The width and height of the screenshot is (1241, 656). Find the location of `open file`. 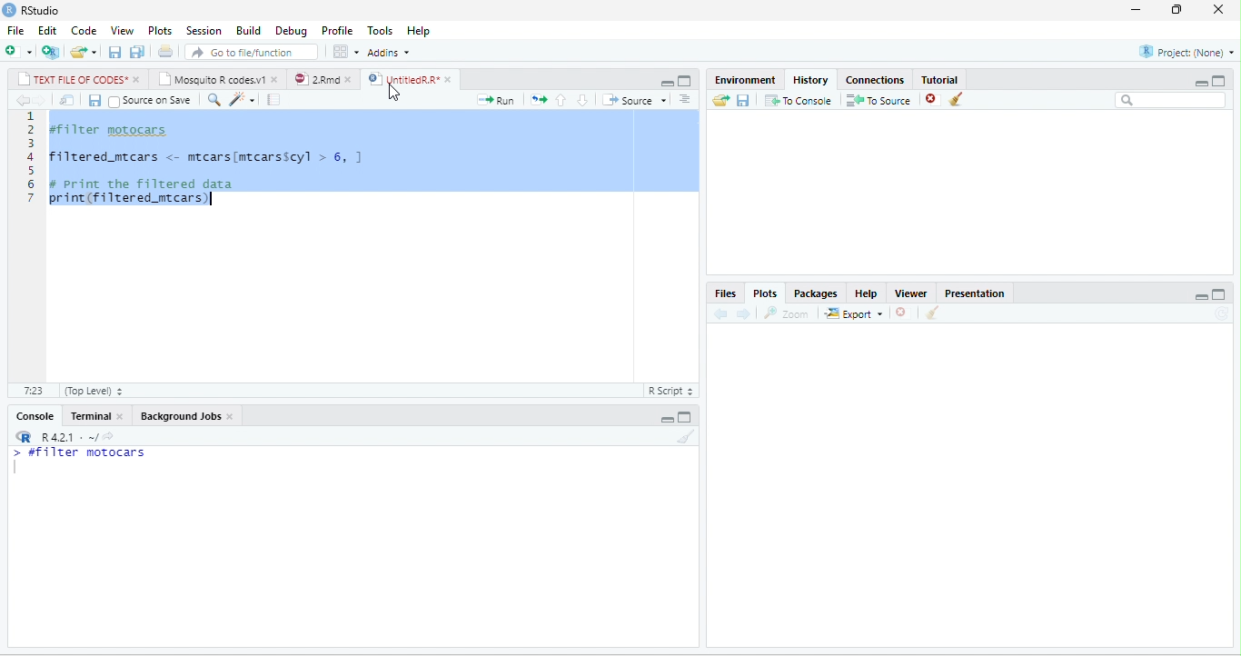

open file is located at coordinates (84, 53).